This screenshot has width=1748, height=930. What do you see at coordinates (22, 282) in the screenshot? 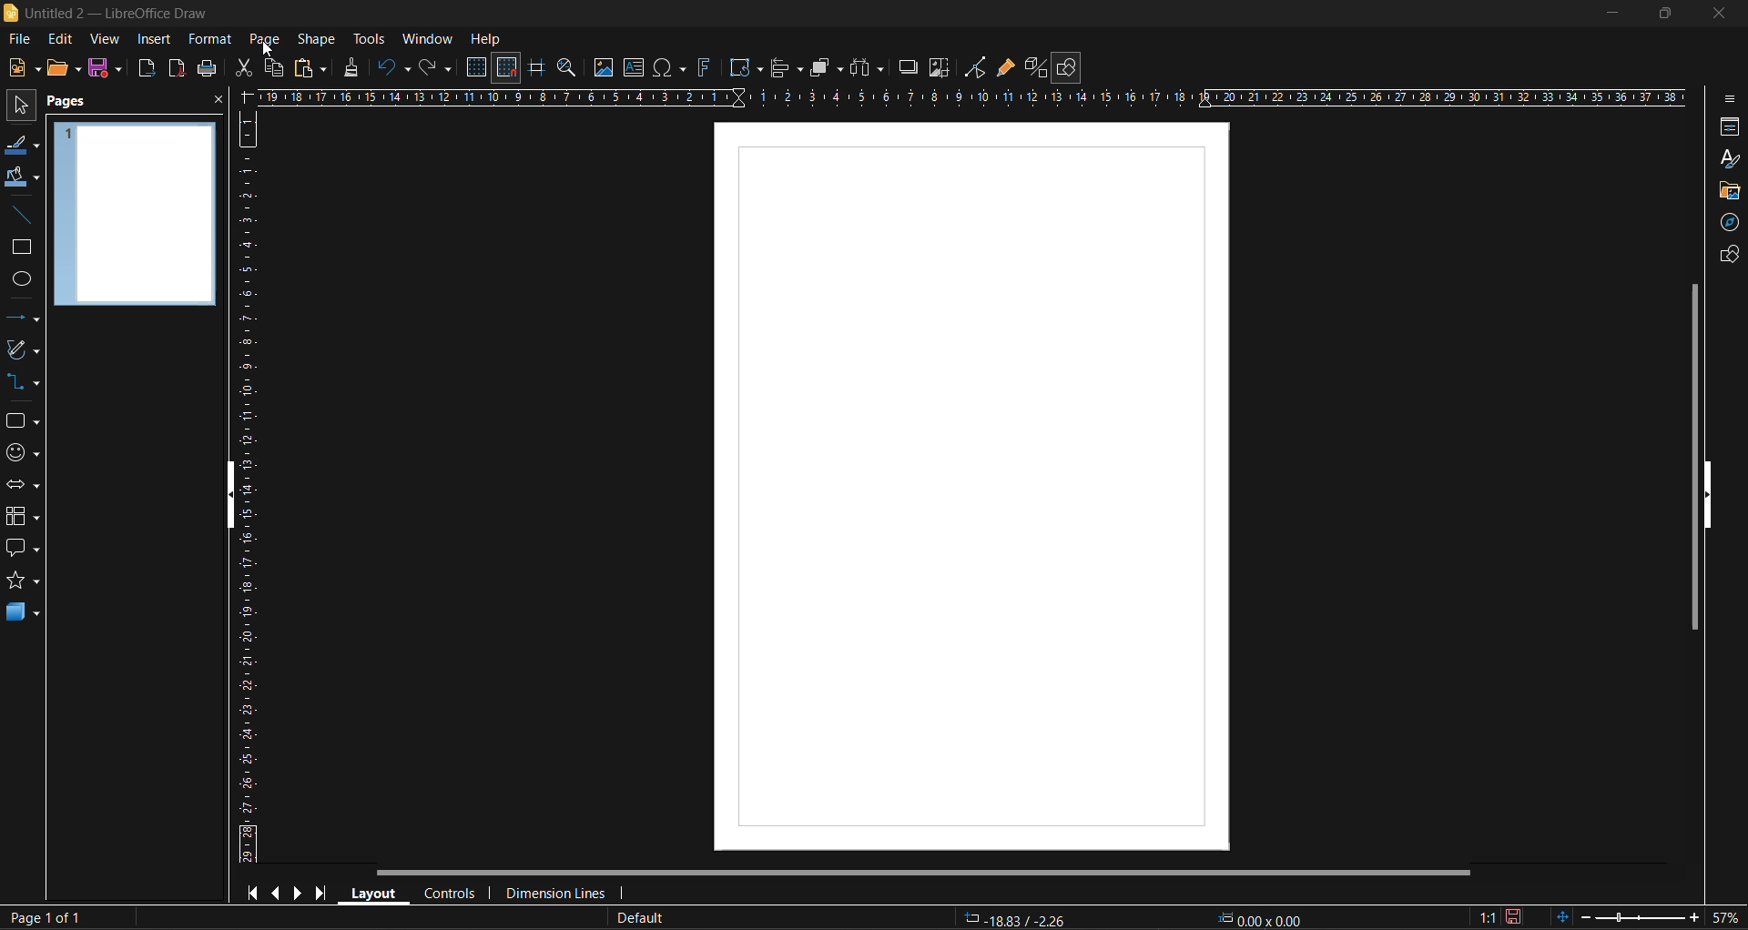
I see `ellipse` at bounding box center [22, 282].